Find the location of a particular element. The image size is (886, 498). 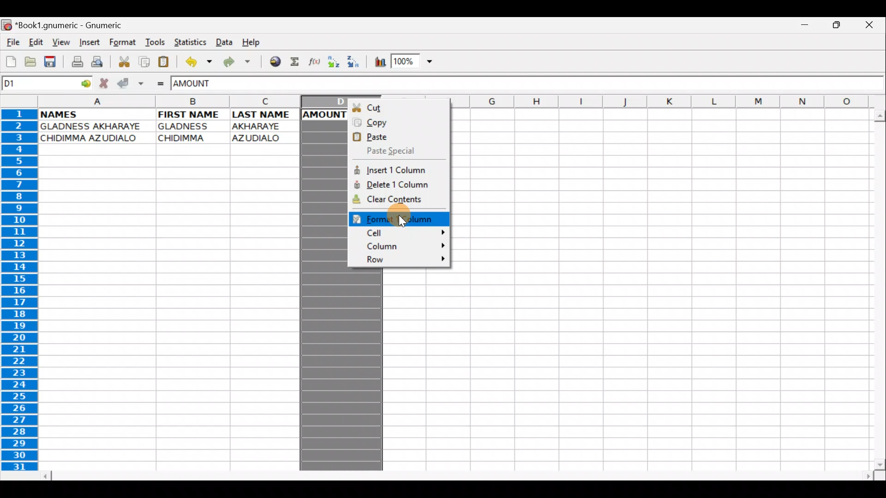

View is located at coordinates (61, 42).